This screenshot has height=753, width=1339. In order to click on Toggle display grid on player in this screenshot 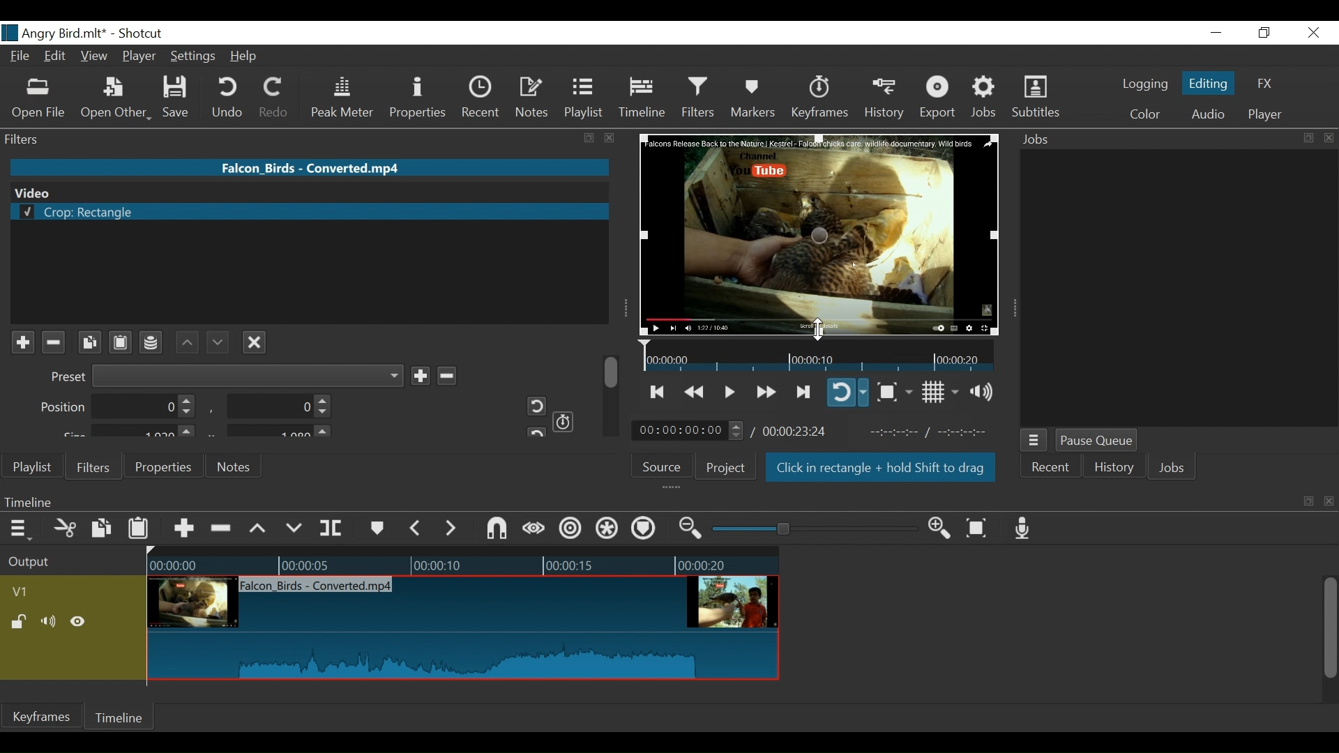, I will do `click(942, 392)`.